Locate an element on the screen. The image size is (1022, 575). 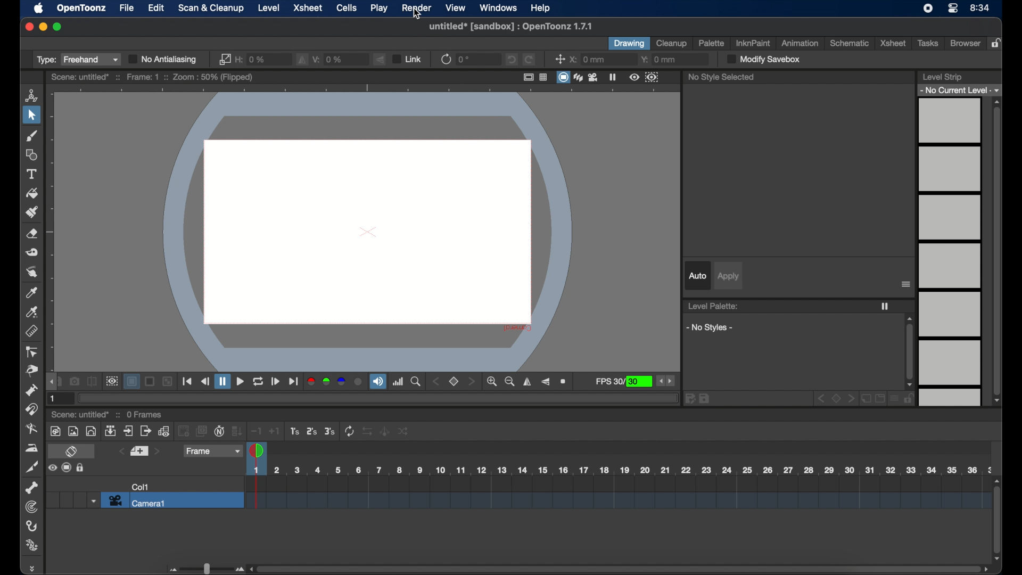
zoom is located at coordinates (501, 381).